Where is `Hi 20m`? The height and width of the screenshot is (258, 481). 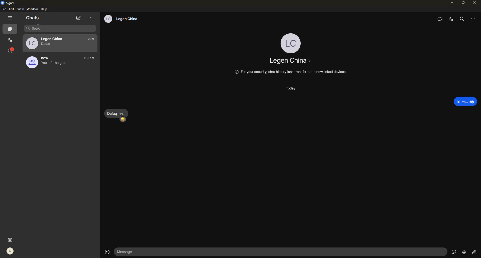
Hi 20m is located at coordinates (465, 101).